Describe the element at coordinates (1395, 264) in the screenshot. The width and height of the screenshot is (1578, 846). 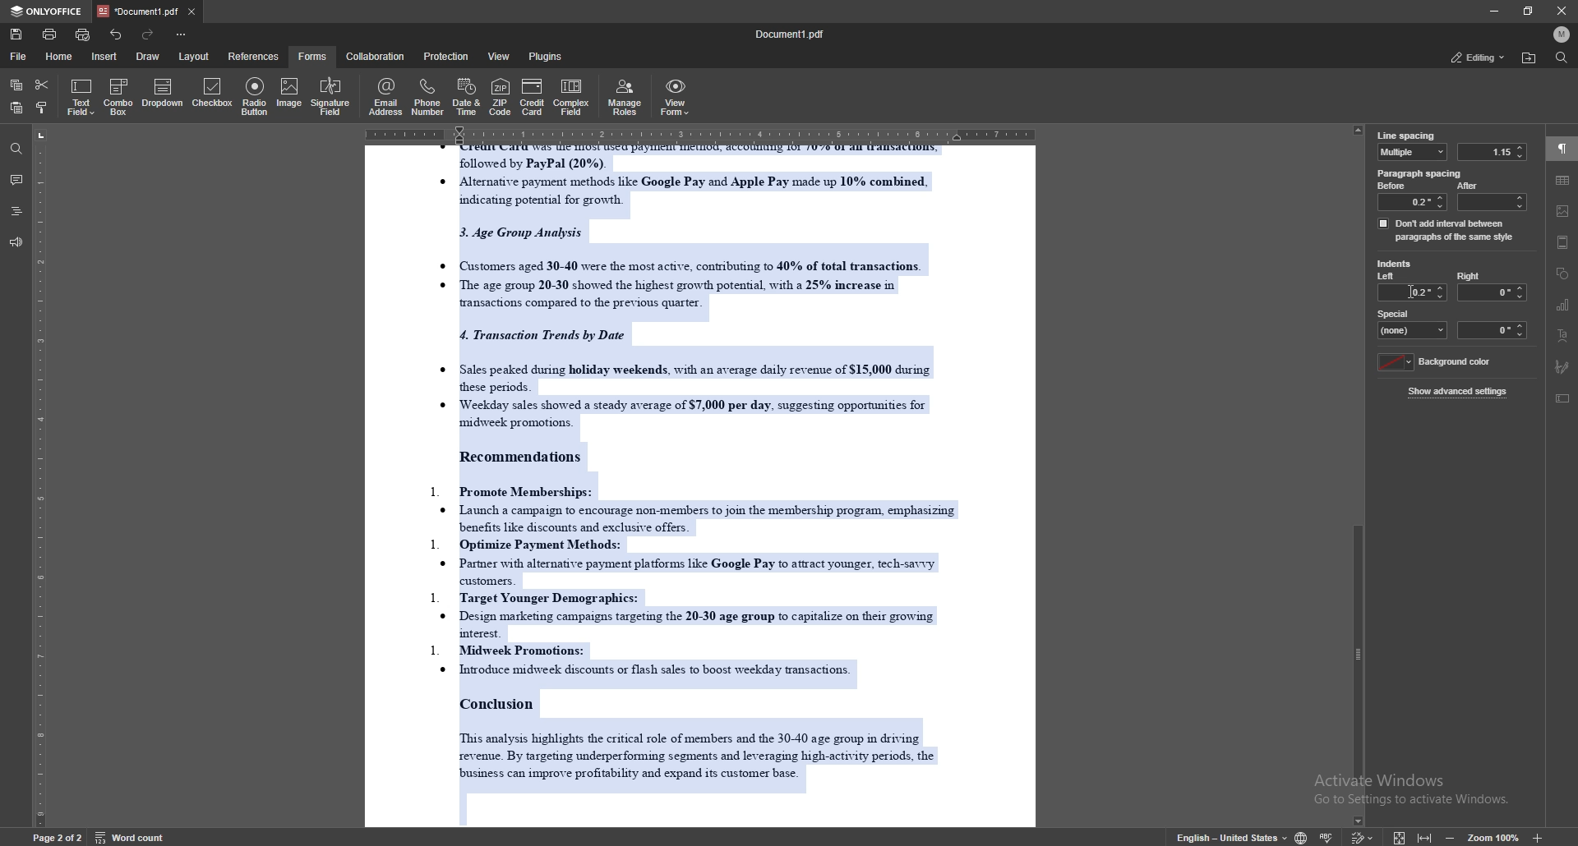
I see `indents` at that location.